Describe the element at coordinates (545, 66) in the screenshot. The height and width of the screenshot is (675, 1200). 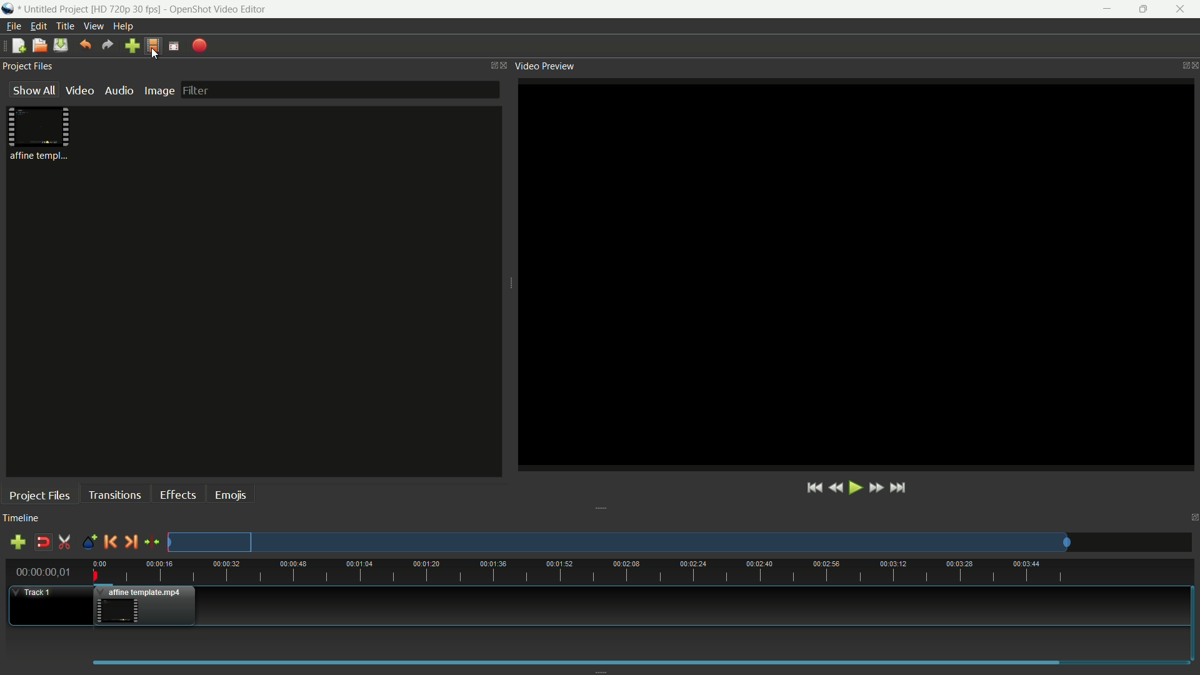
I see `video preview` at that location.